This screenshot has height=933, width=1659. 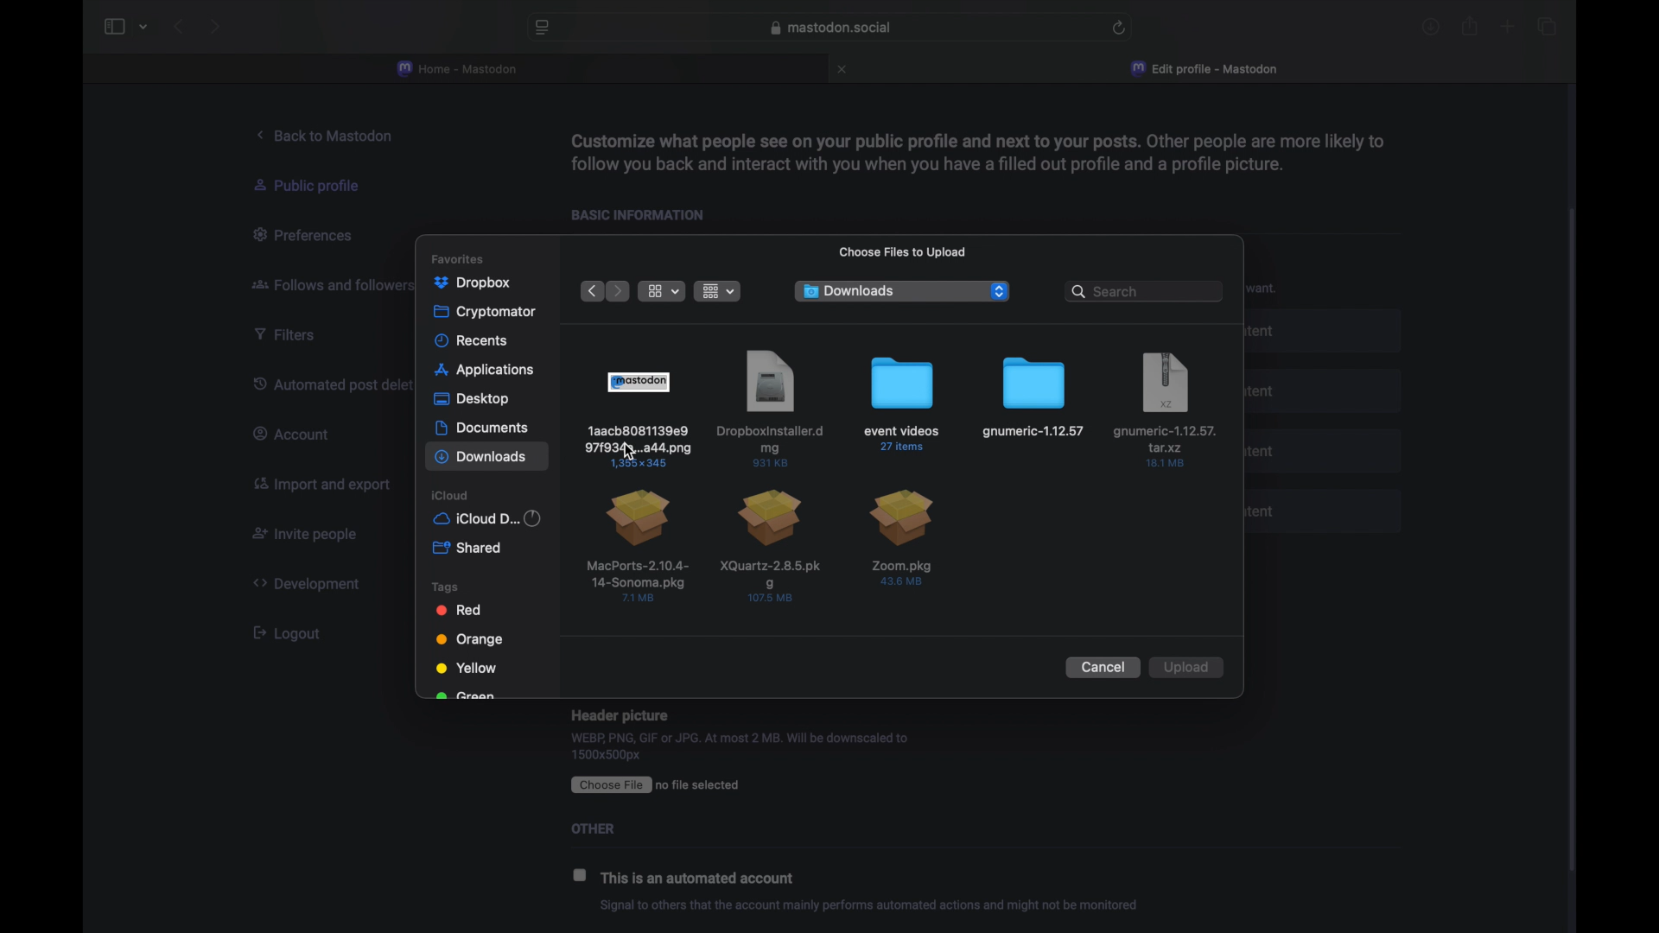 What do you see at coordinates (472, 283) in the screenshot?
I see `dropbox` at bounding box center [472, 283].